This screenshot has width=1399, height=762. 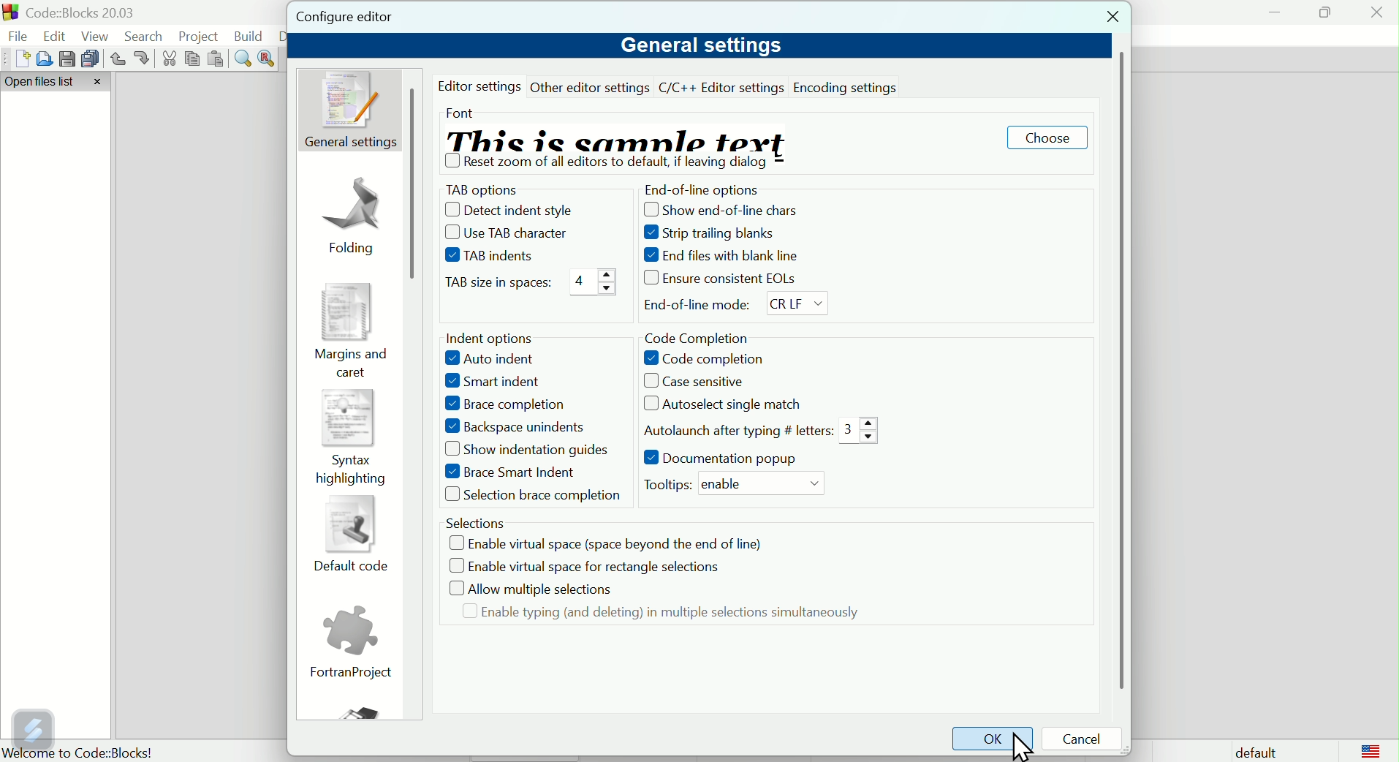 What do you see at coordinates (243, 59) in the screenshot?
I see `Find` at bounding box center [243, 59].